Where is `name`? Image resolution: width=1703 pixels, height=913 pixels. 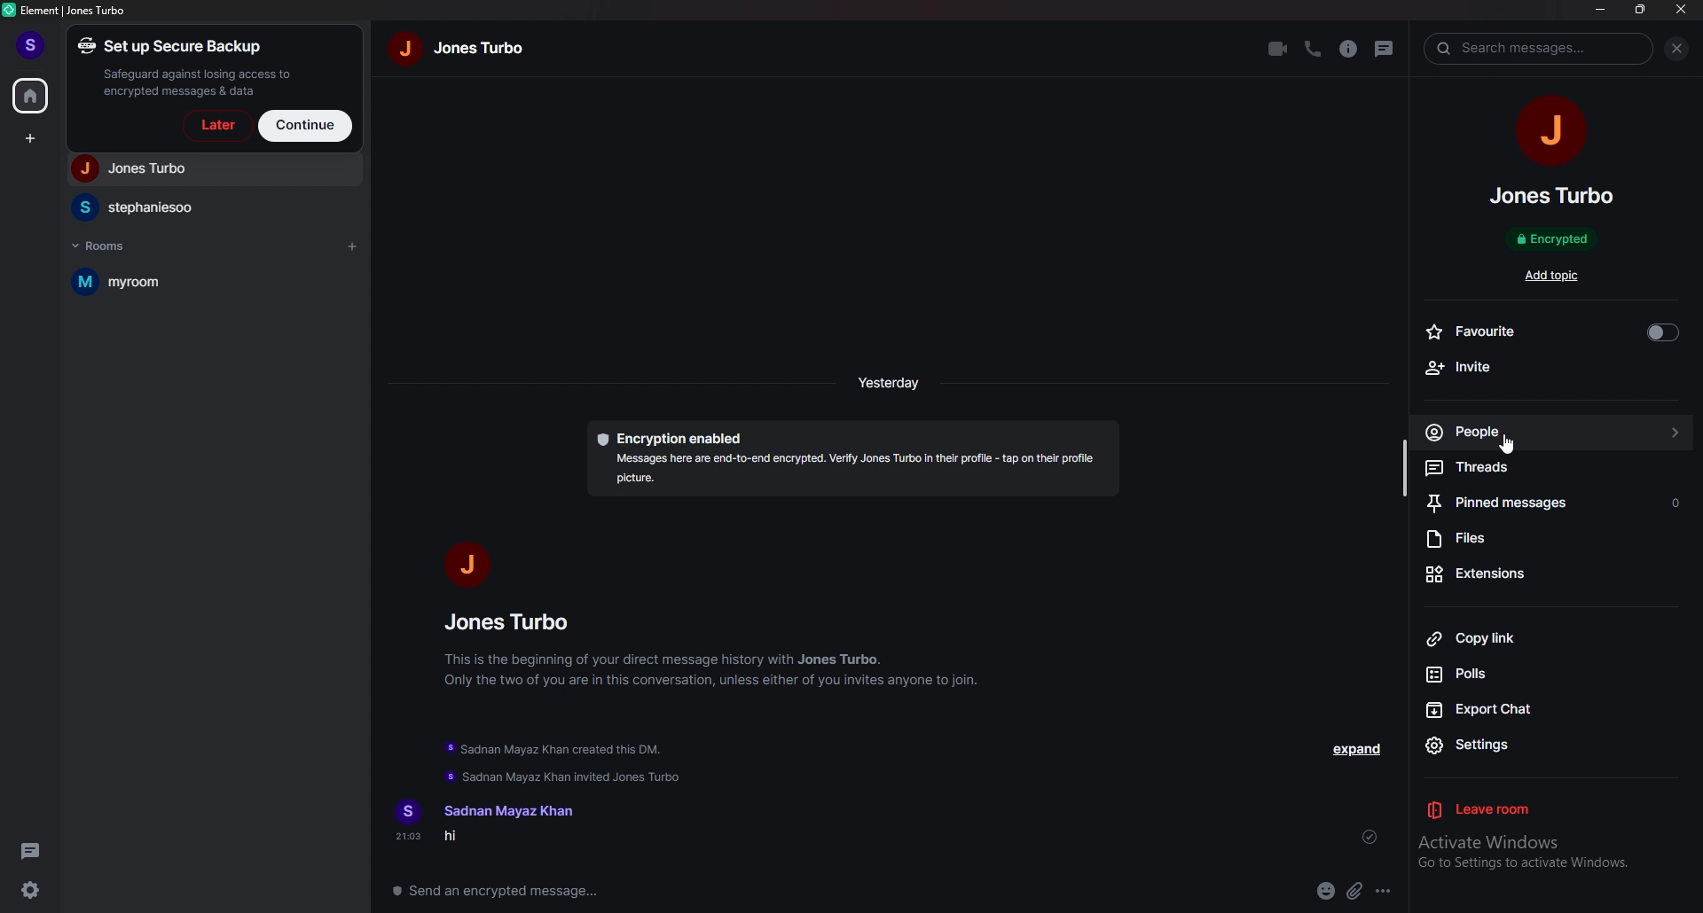 name is located at coordinates (461, 47).